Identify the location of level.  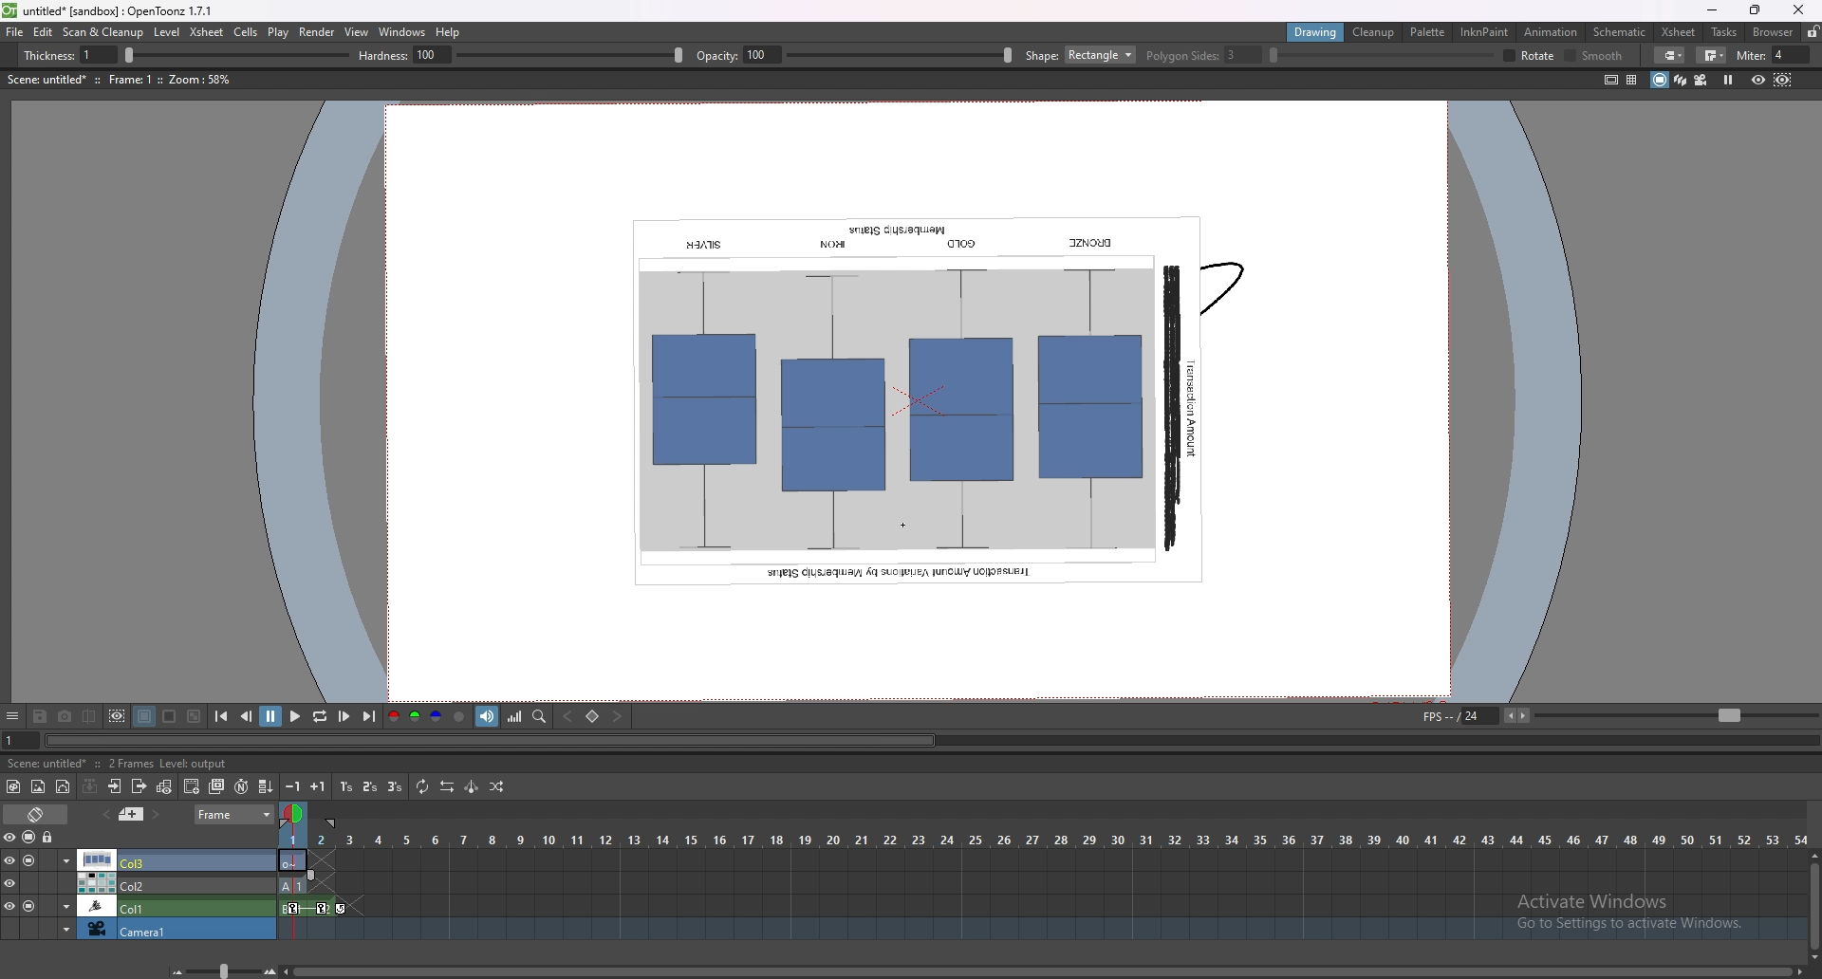
(169, 32).